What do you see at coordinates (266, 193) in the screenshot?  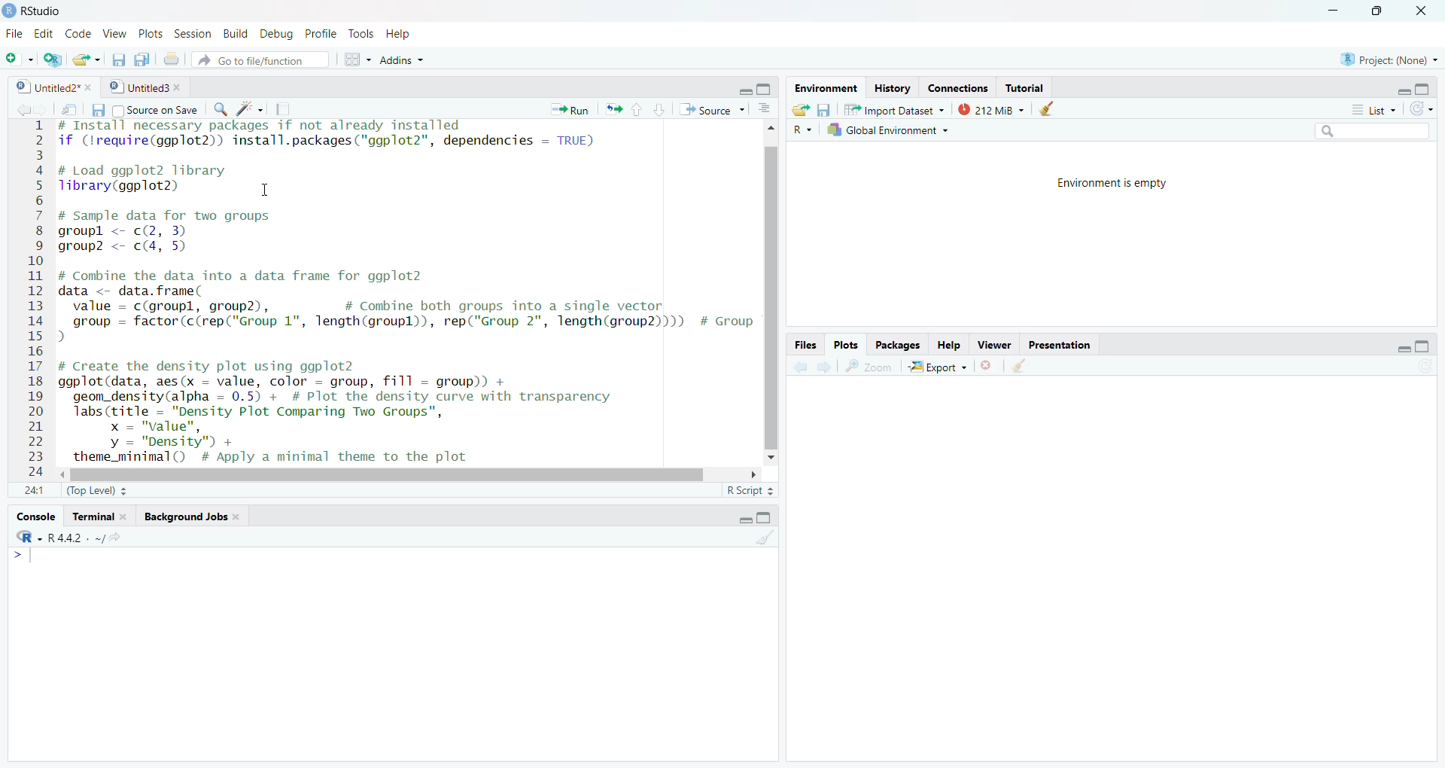 I see `CURSOR` at bounding box center [266, 193].